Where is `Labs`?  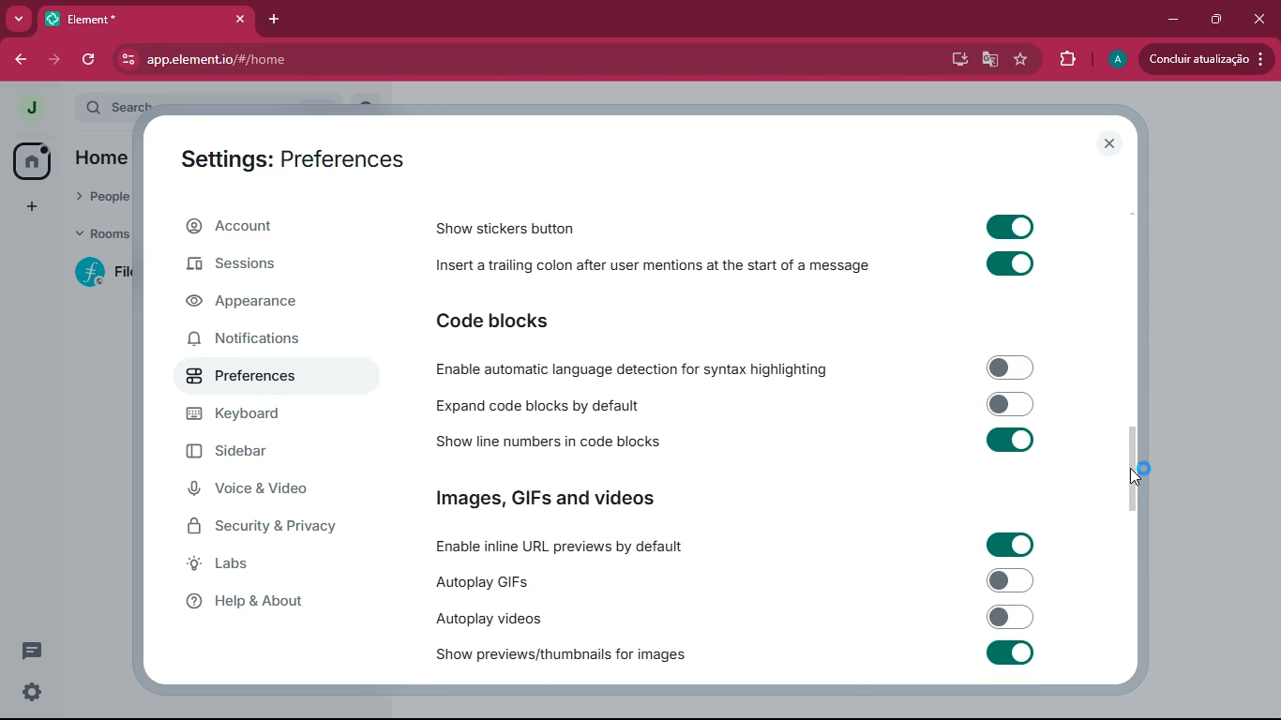 Labs is located at coordinates (264, 563).